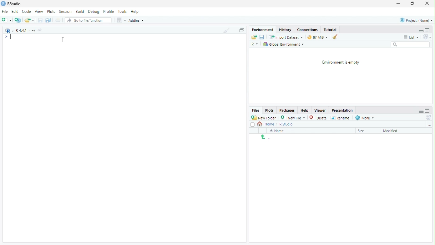 The height and width of the screenshot is (245, 435). Describe the element at coordinates (135, 11) in the screenshot. I see `Help` at that location.